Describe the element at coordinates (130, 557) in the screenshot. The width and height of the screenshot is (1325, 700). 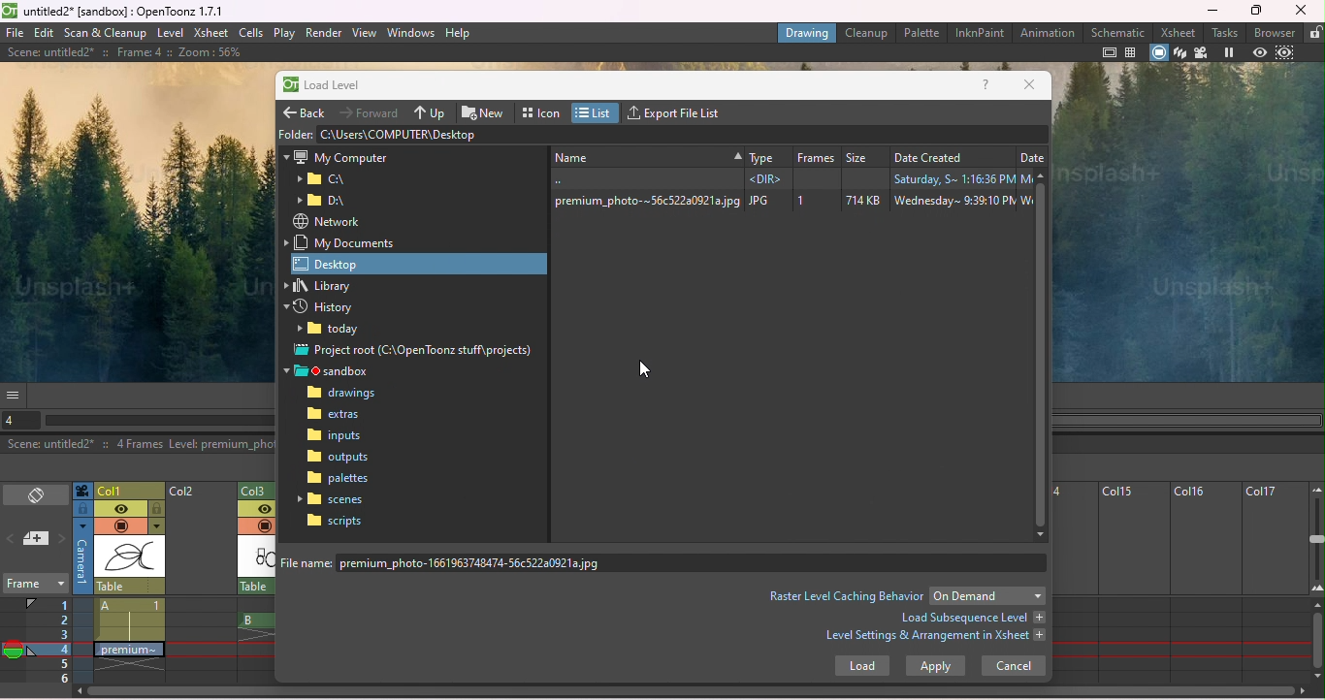
I see `scene` at that location.